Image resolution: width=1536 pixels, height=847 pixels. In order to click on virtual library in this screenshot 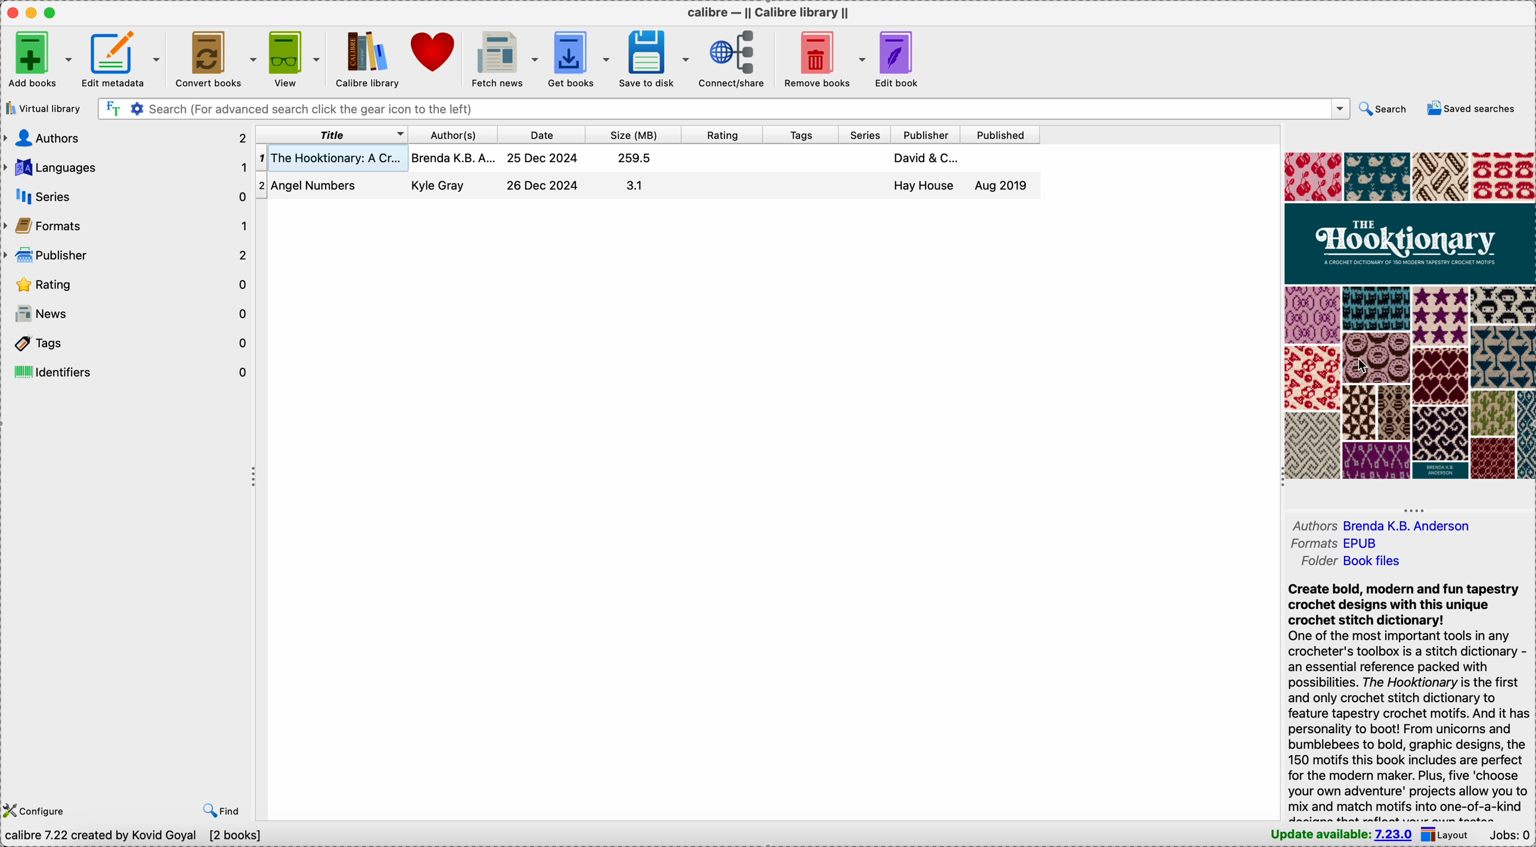, I will do `click(43, 108)`.